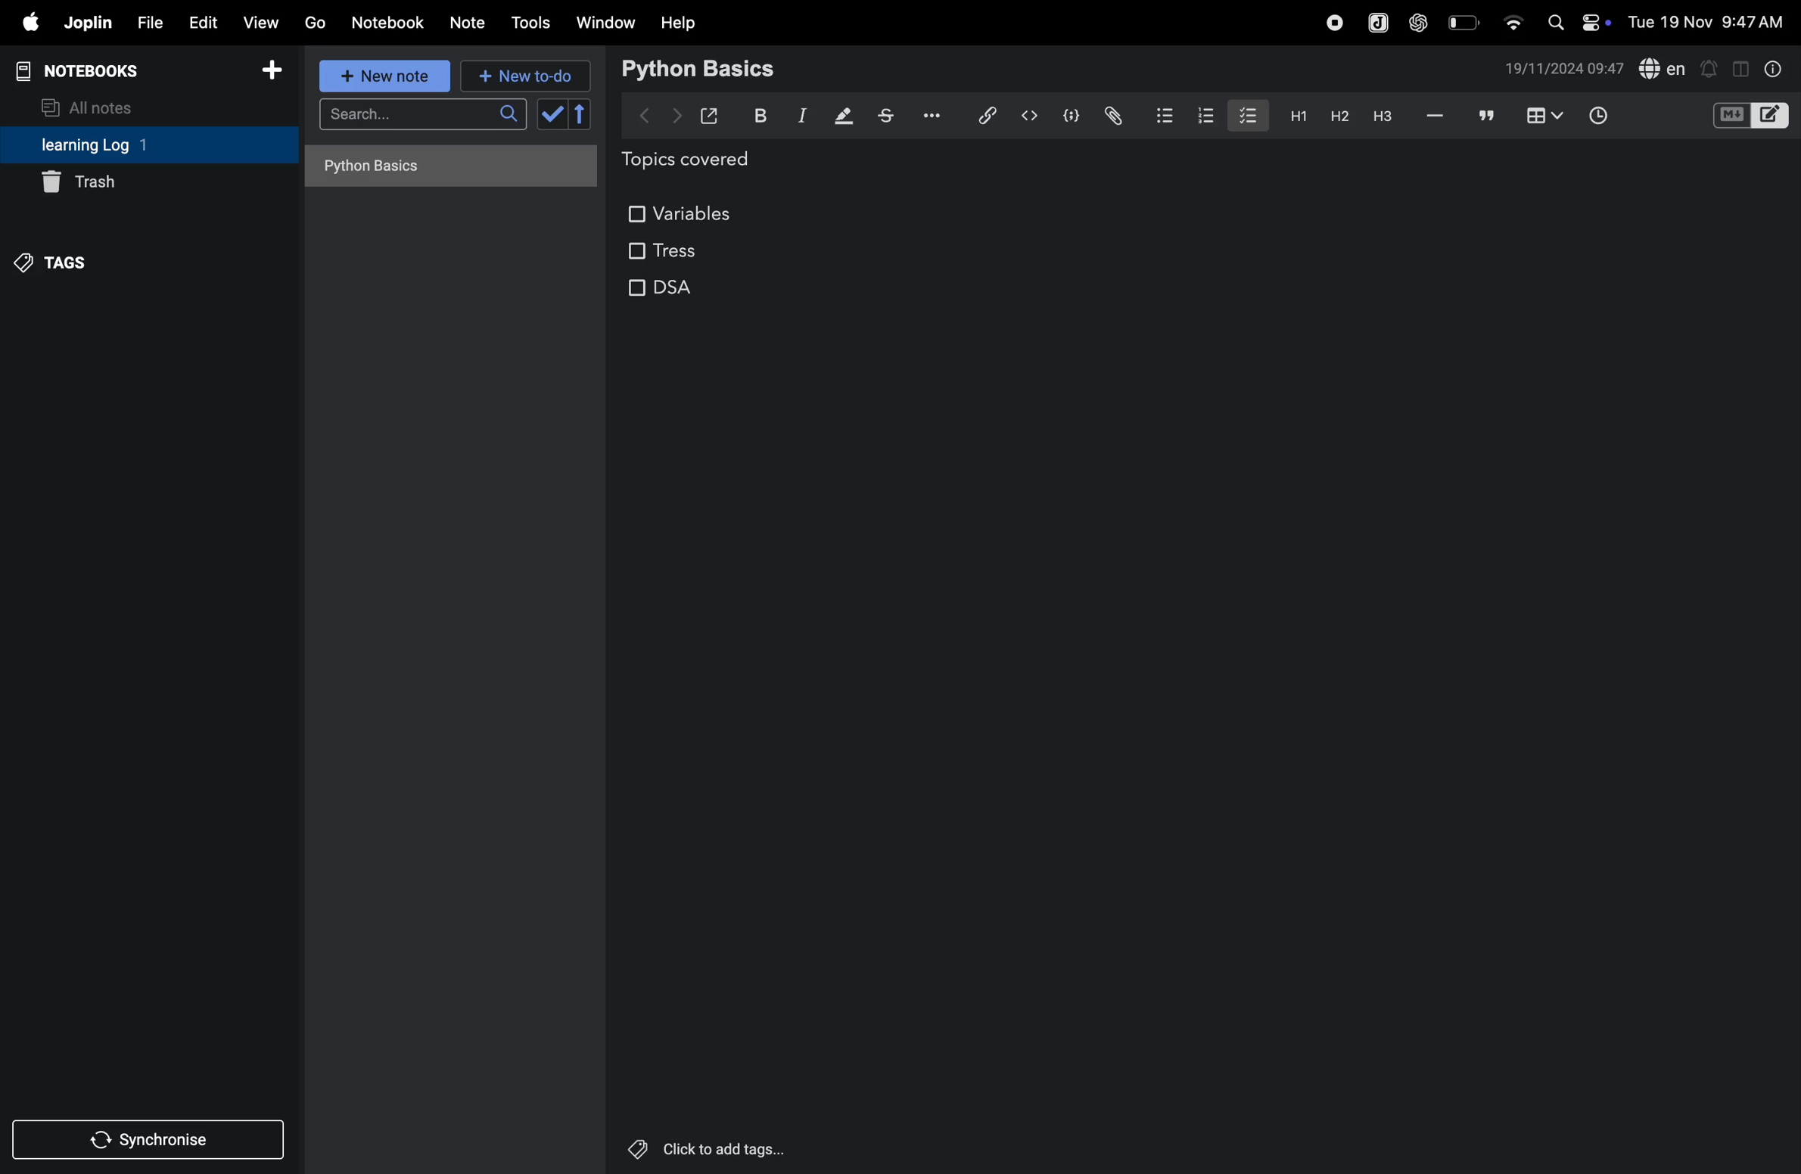 The height and width of the screenshot is (1174, 1801). I want to click on all notes, so click(96, 106).